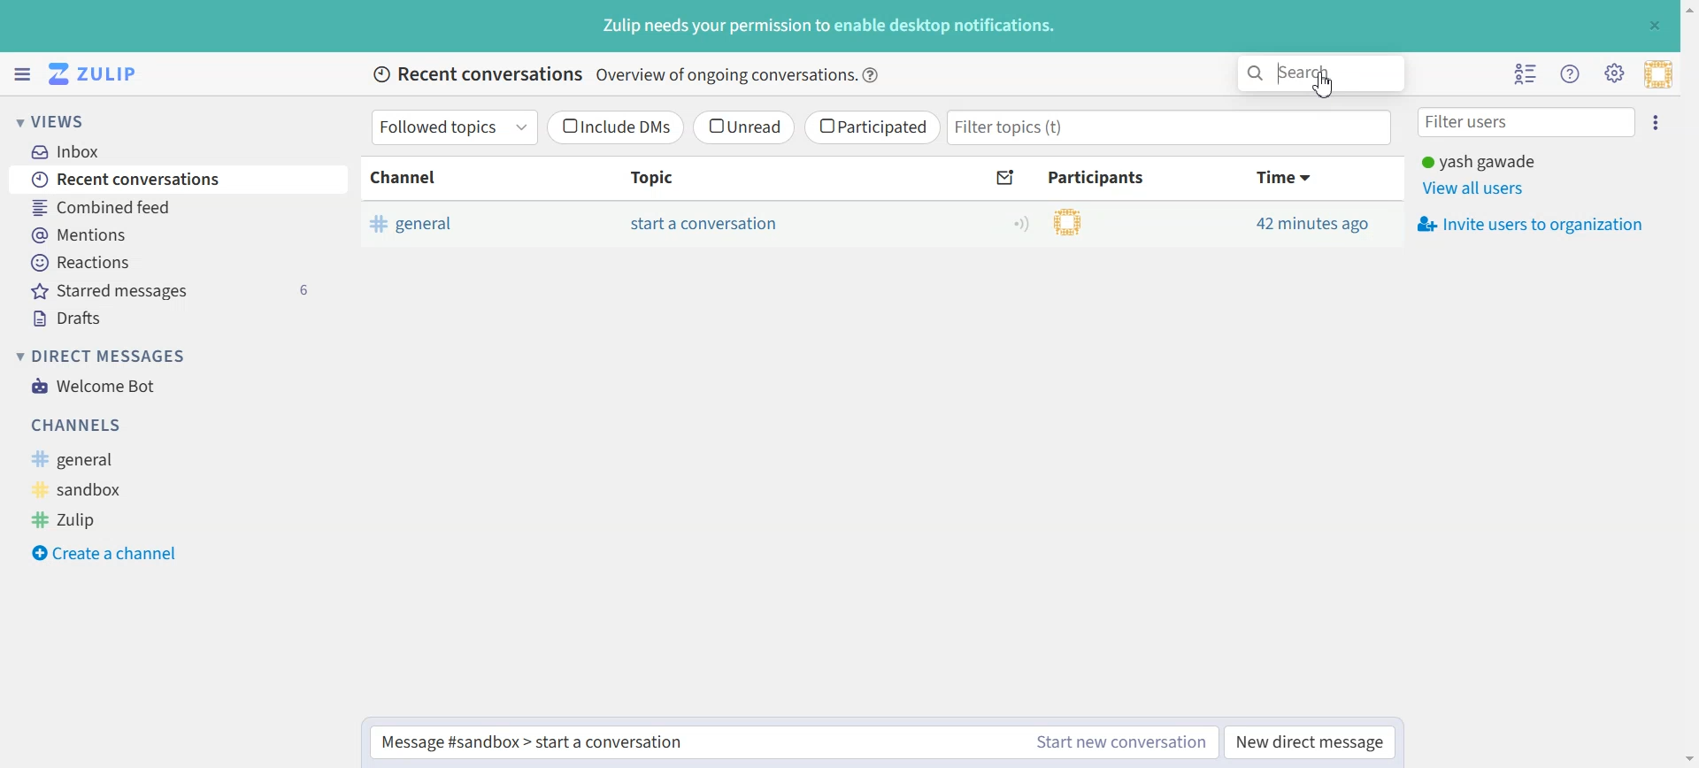 This screenshot has width=1699, height=768. What do you see at coordinates (1286, 178) in the screenshot?
I see `Time` at bounding box center [1286, 178].